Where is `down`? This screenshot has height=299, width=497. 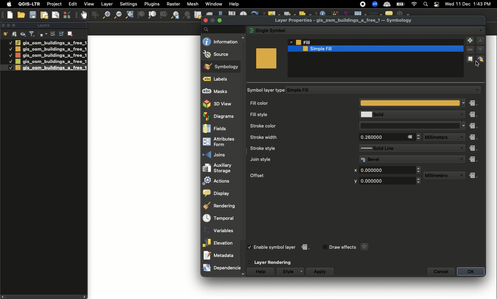
down is located at coordinates (480, 49).